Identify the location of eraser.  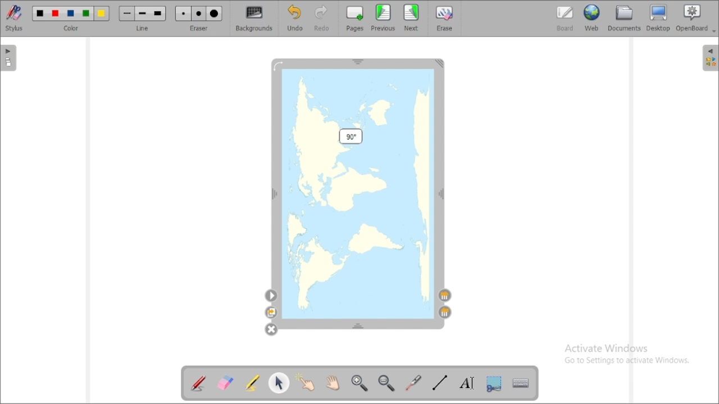
(199, 19).